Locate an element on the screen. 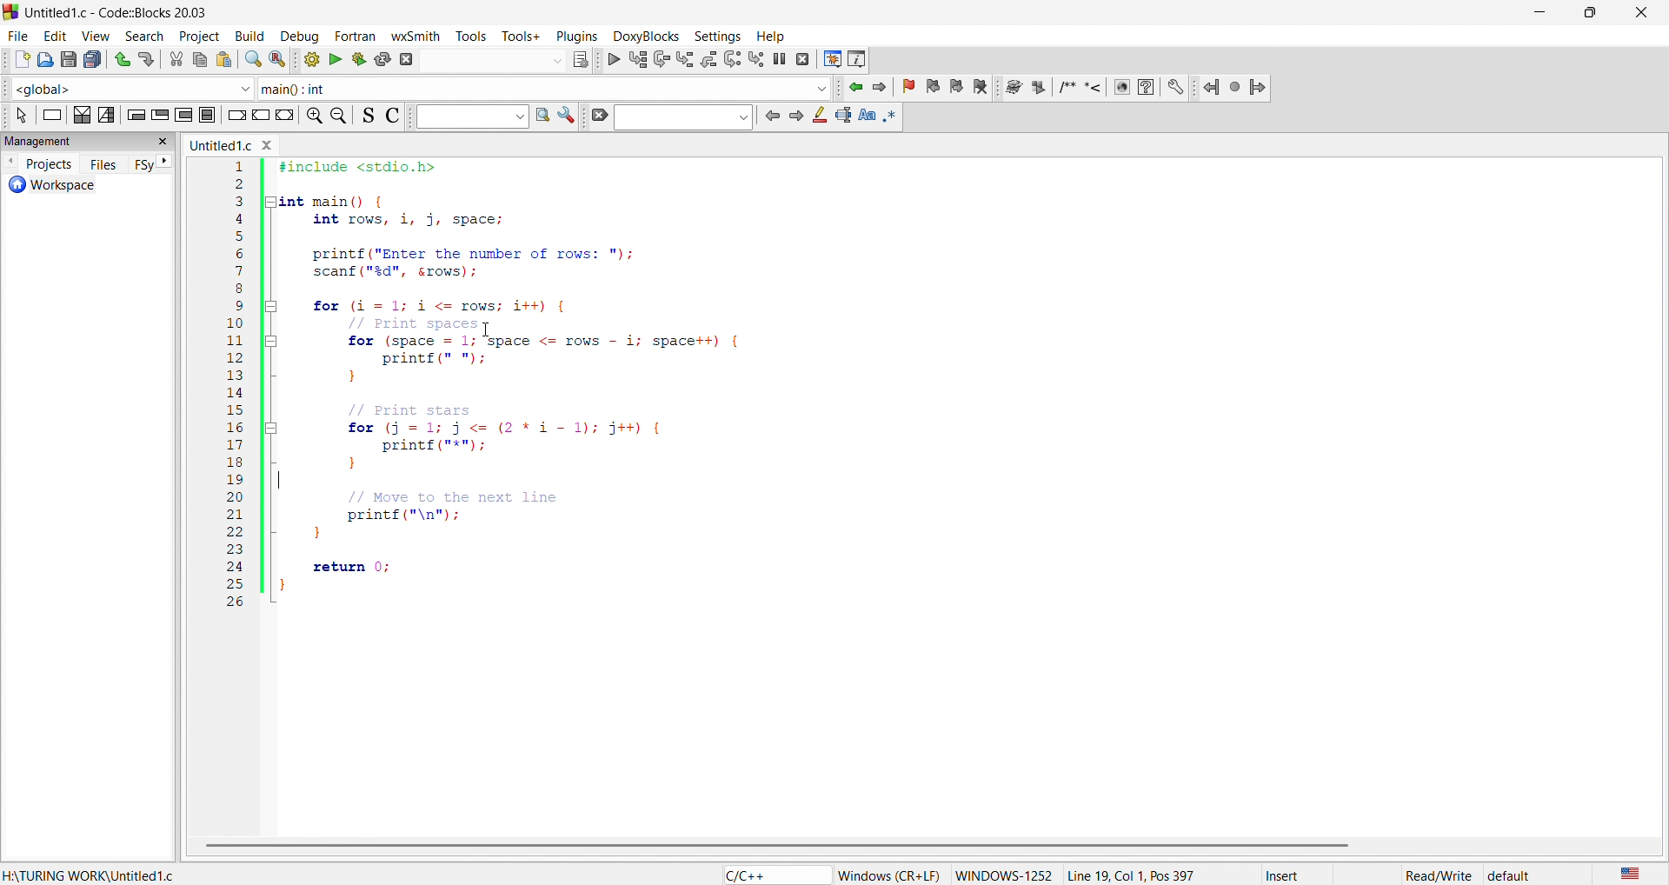 The image size is (1669, 885). clear is located at coordinates (596, 116).